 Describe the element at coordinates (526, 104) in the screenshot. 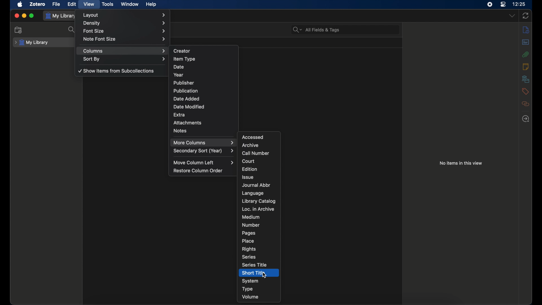

I see `related` at that location.